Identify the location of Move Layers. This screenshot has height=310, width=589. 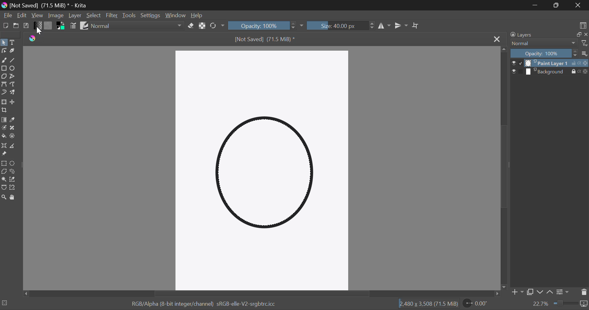
(13, 103).